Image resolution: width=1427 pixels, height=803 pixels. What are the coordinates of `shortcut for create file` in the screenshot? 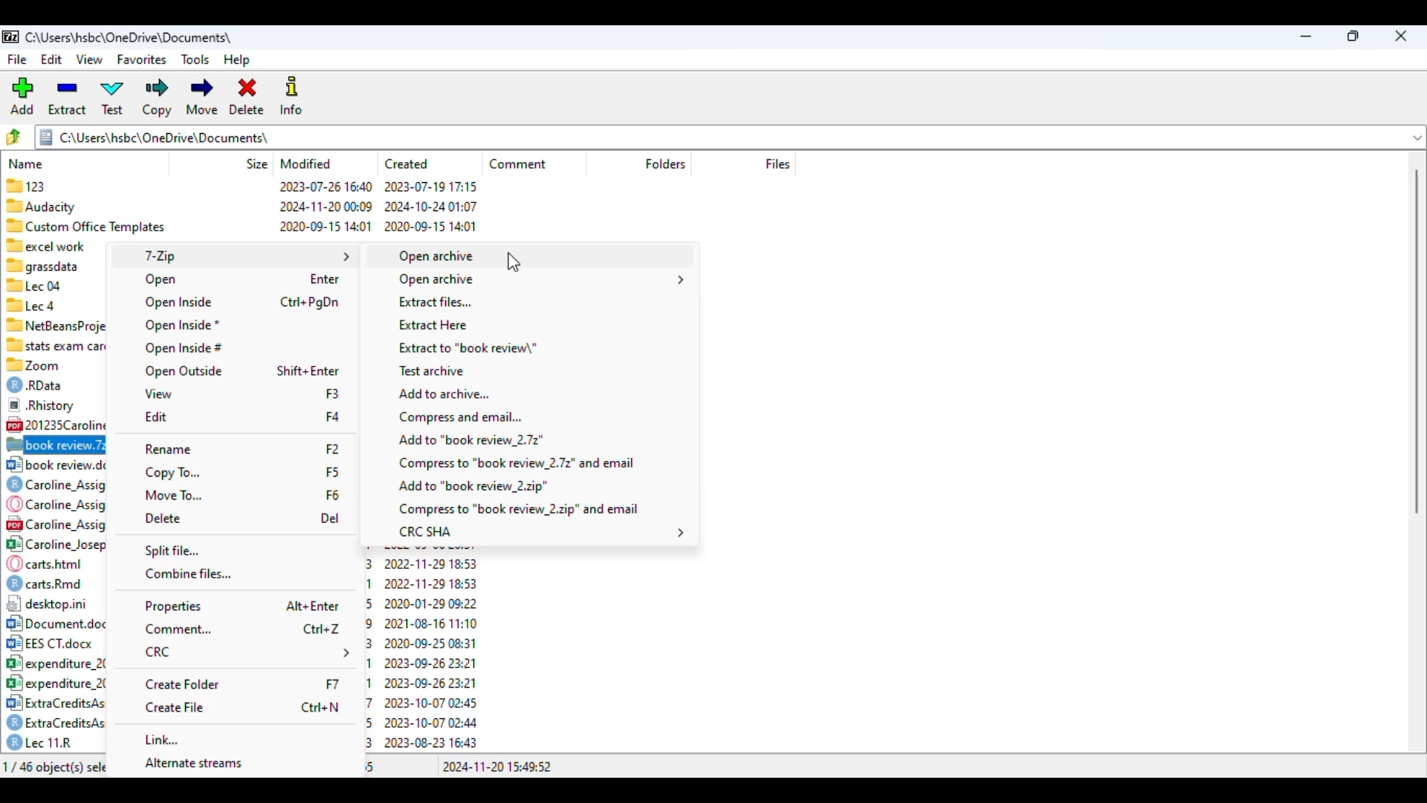 It's located at (321, 706).